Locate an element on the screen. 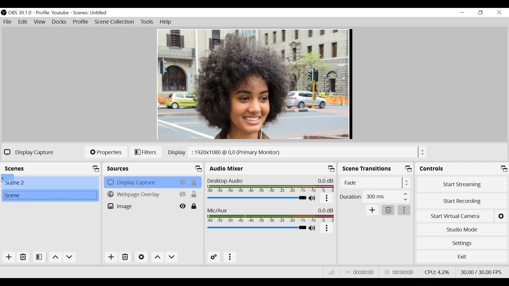 The width and height of the screenshot is (509, 286). (un)mute is located at coordinates (313, 199).